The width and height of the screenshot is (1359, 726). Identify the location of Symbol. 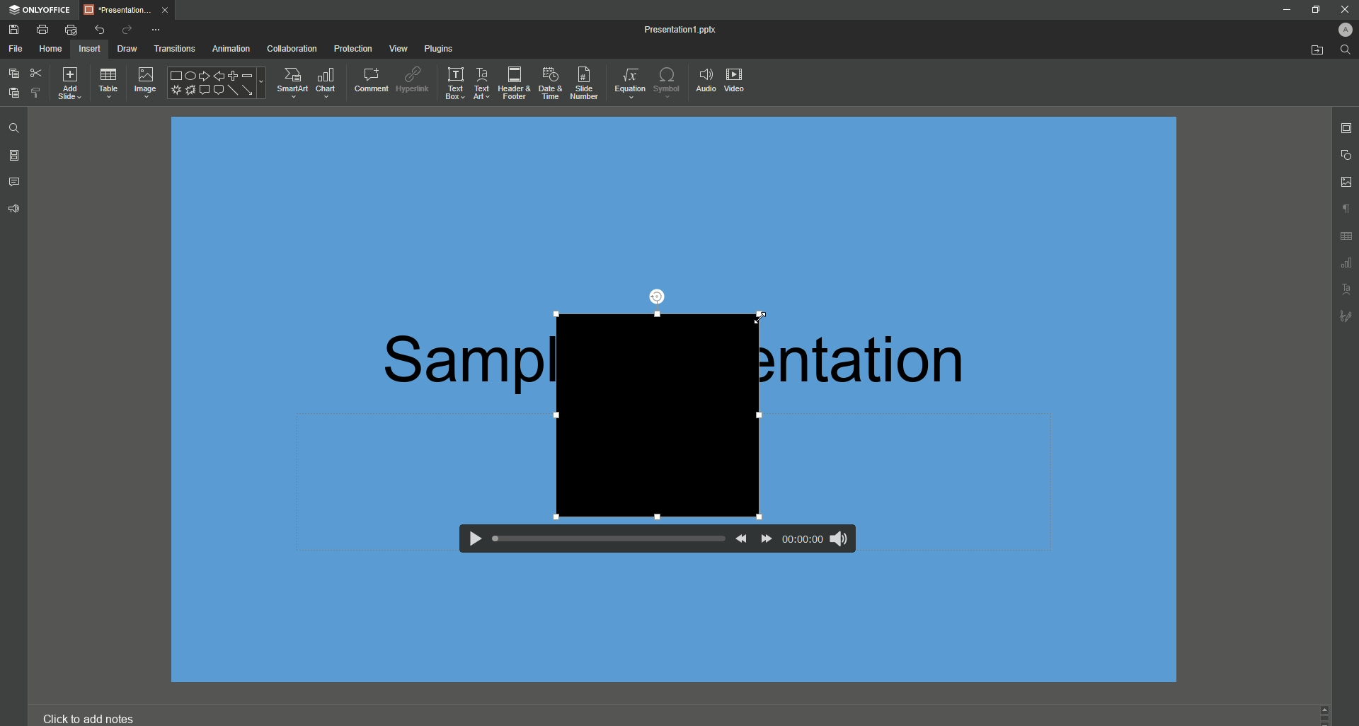
(667, 82).